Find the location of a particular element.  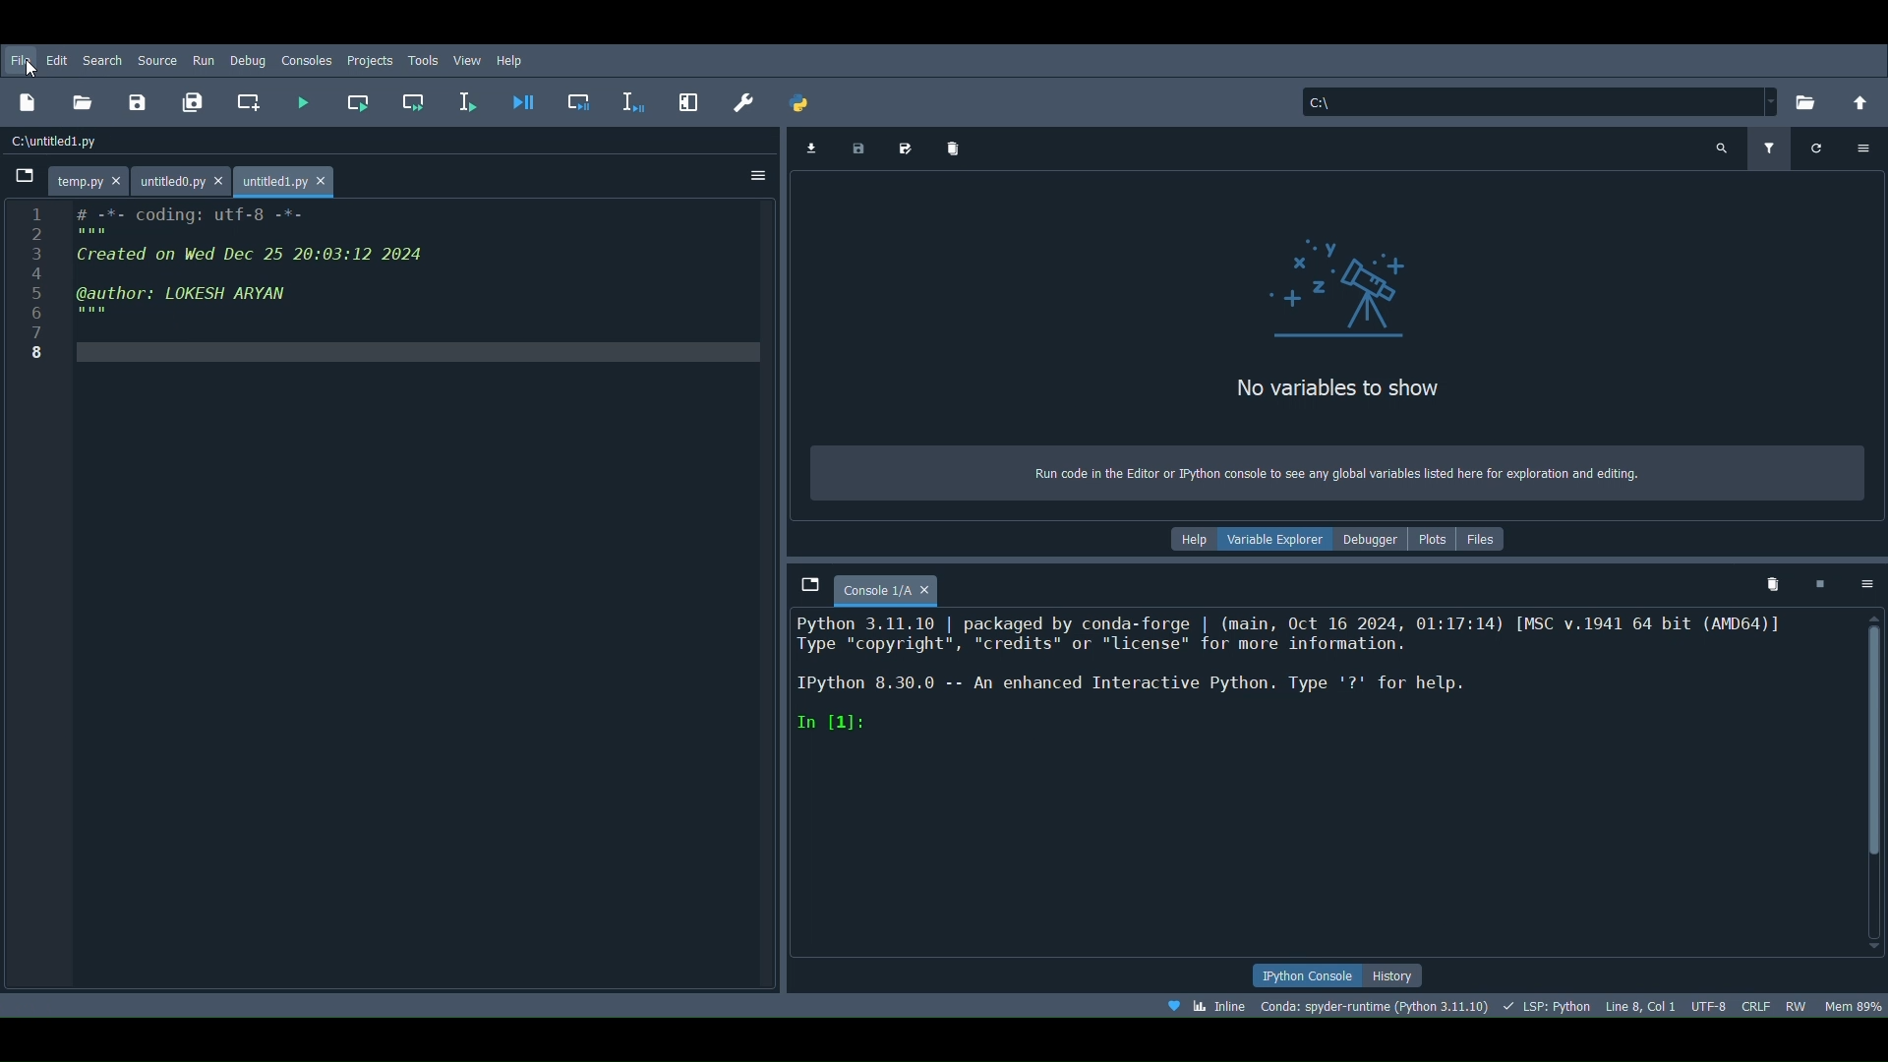

Console 1/A is located at coordinates (892, 586).